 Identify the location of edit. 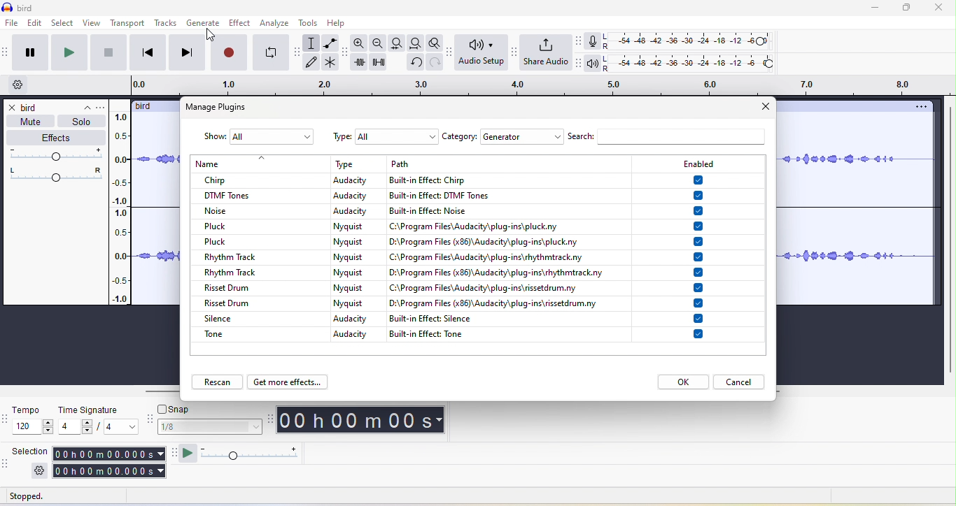
(38, 24).